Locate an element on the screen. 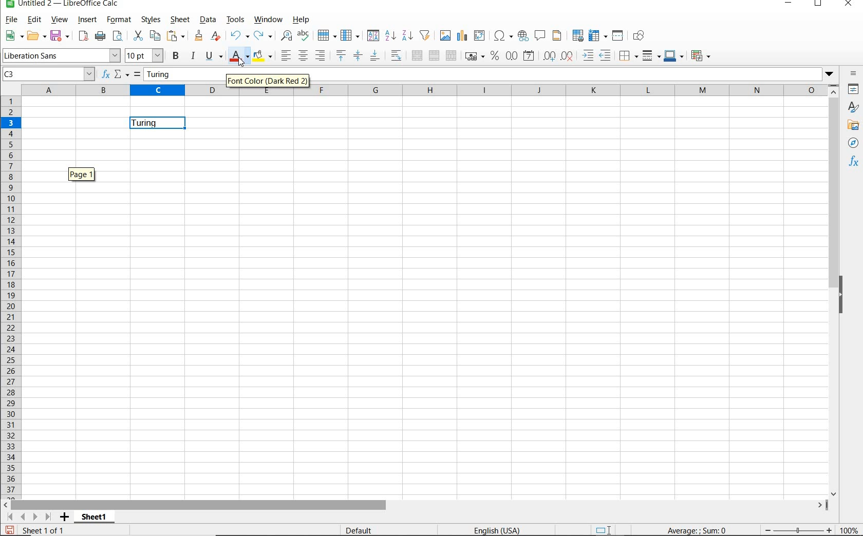 The width and height of the screenshot is (863, 536). Turing is located at coordinates (178, 74).